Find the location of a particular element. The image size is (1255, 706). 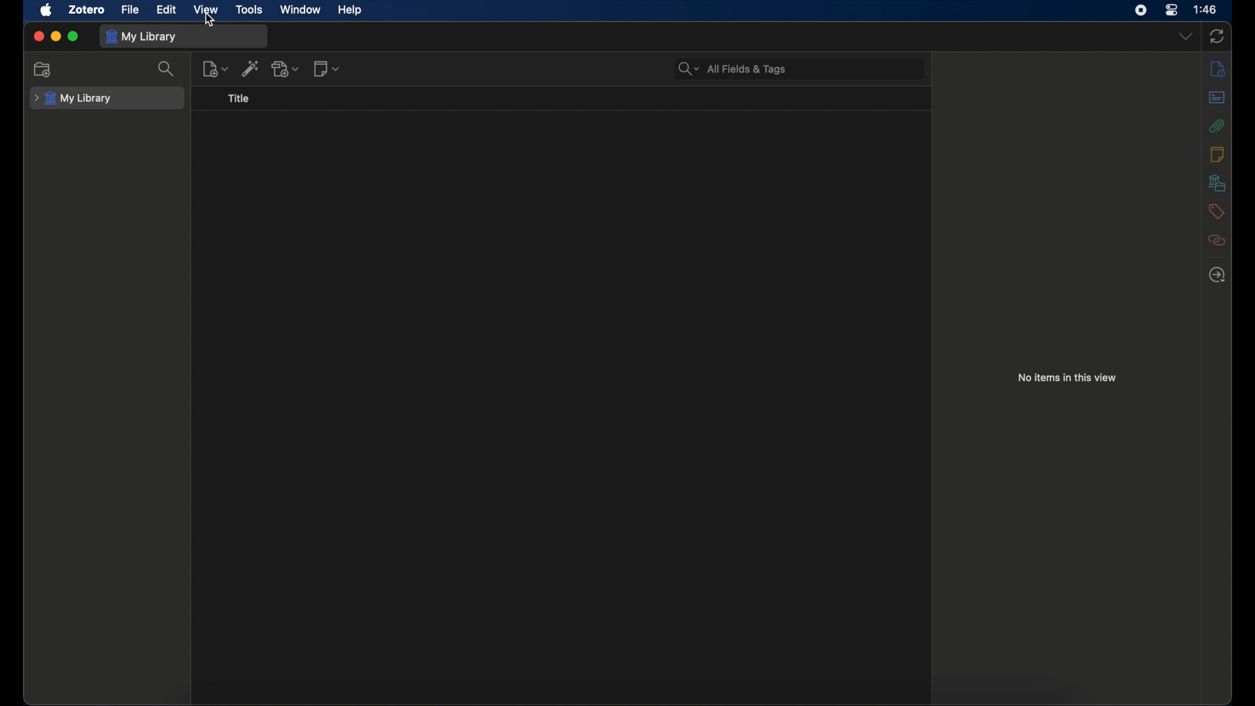

libraries is located at coordinates (1217, 182).